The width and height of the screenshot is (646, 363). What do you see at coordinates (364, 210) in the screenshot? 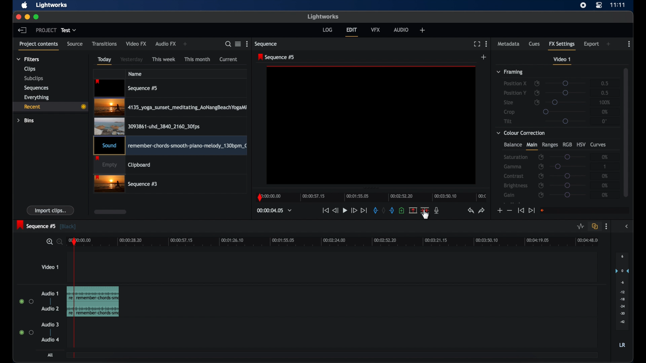
I see `jump to end` at bounding box center [364, 210].